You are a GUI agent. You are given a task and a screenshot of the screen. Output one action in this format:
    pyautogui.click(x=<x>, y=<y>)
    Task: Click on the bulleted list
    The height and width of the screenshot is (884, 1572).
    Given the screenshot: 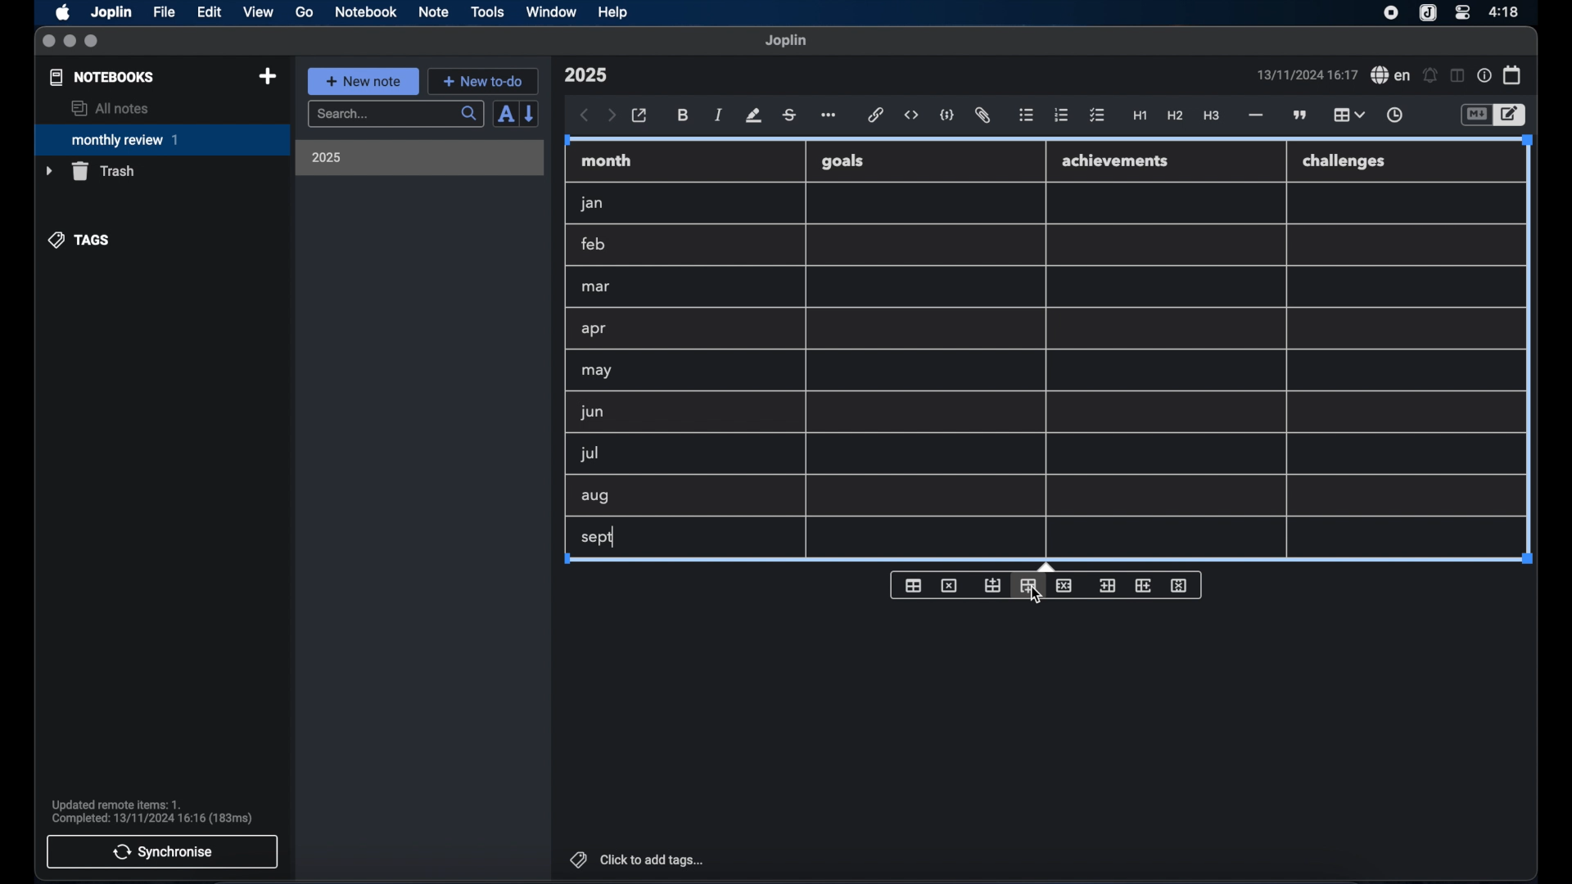 What is the action you would take?
    pyautogui.click(x=1026, y=115)
    